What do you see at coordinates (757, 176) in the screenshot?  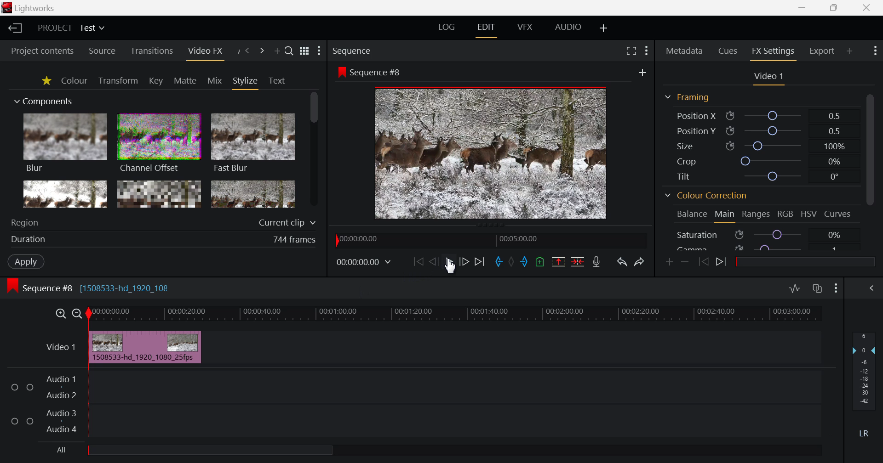 I see `Tilt` at bounding box center [757, 176].